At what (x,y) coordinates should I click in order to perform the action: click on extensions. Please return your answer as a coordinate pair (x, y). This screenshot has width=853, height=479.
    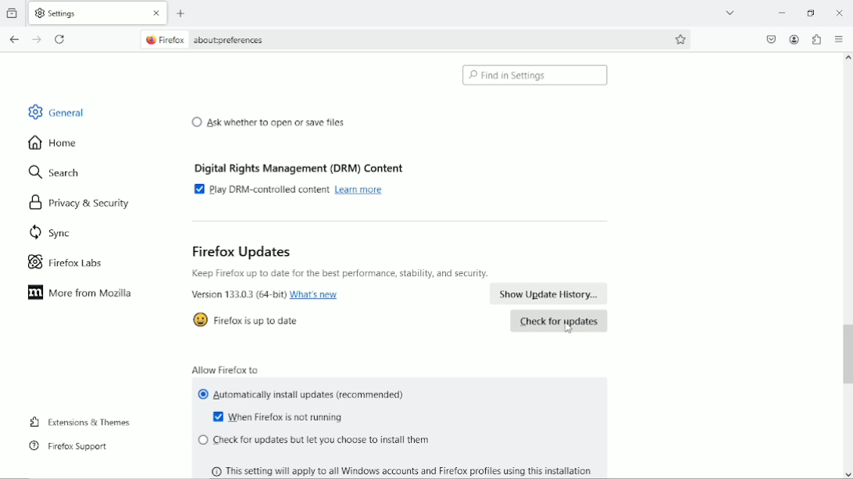
    Looking at the image, I should click on (816, 39).